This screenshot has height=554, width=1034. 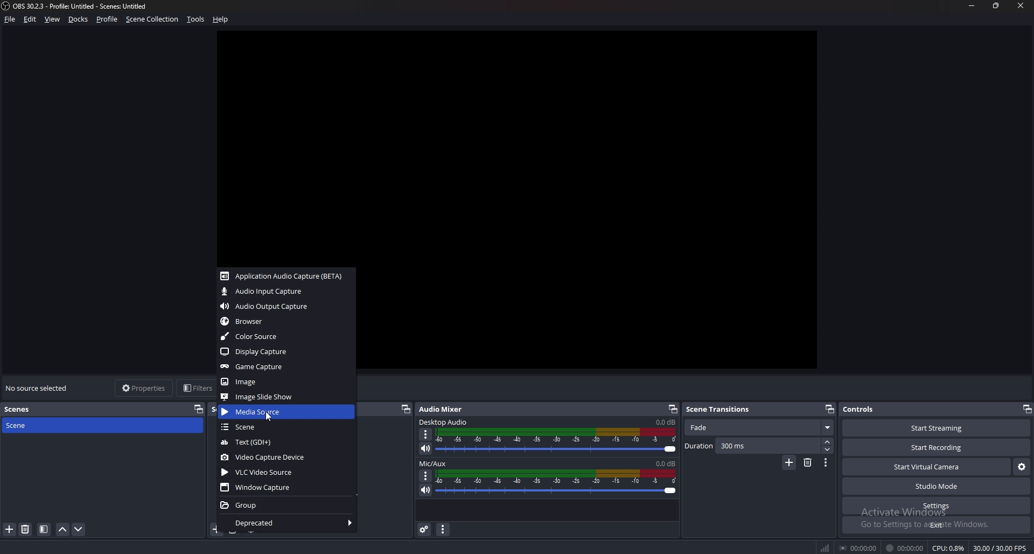 I want to click on scene, so click(x=286, y=427).